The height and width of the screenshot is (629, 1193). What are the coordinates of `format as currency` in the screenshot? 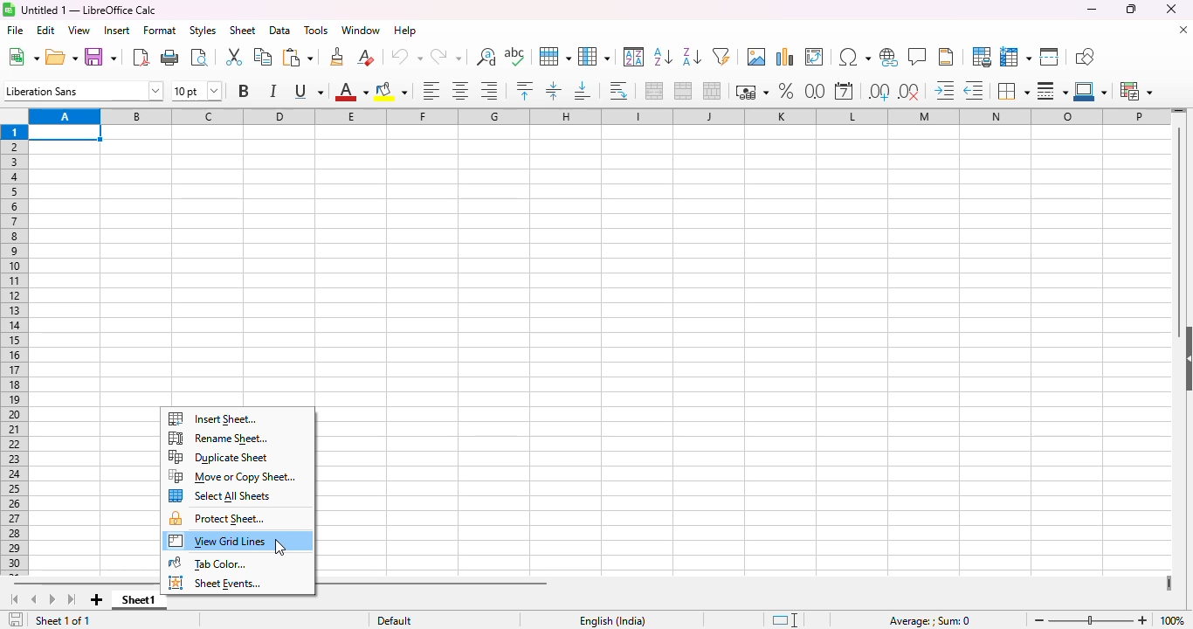 It's located at (752, 92).